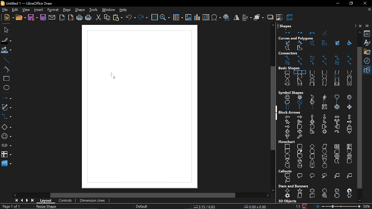 Image resolution: width=372 pixels, height=209 pixels. I want to click on page style, so click(141, 207).